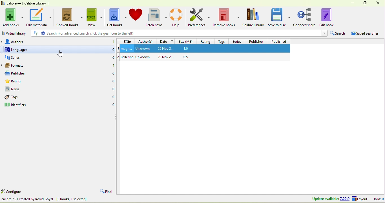  I want to click on published, so click(278, 41).